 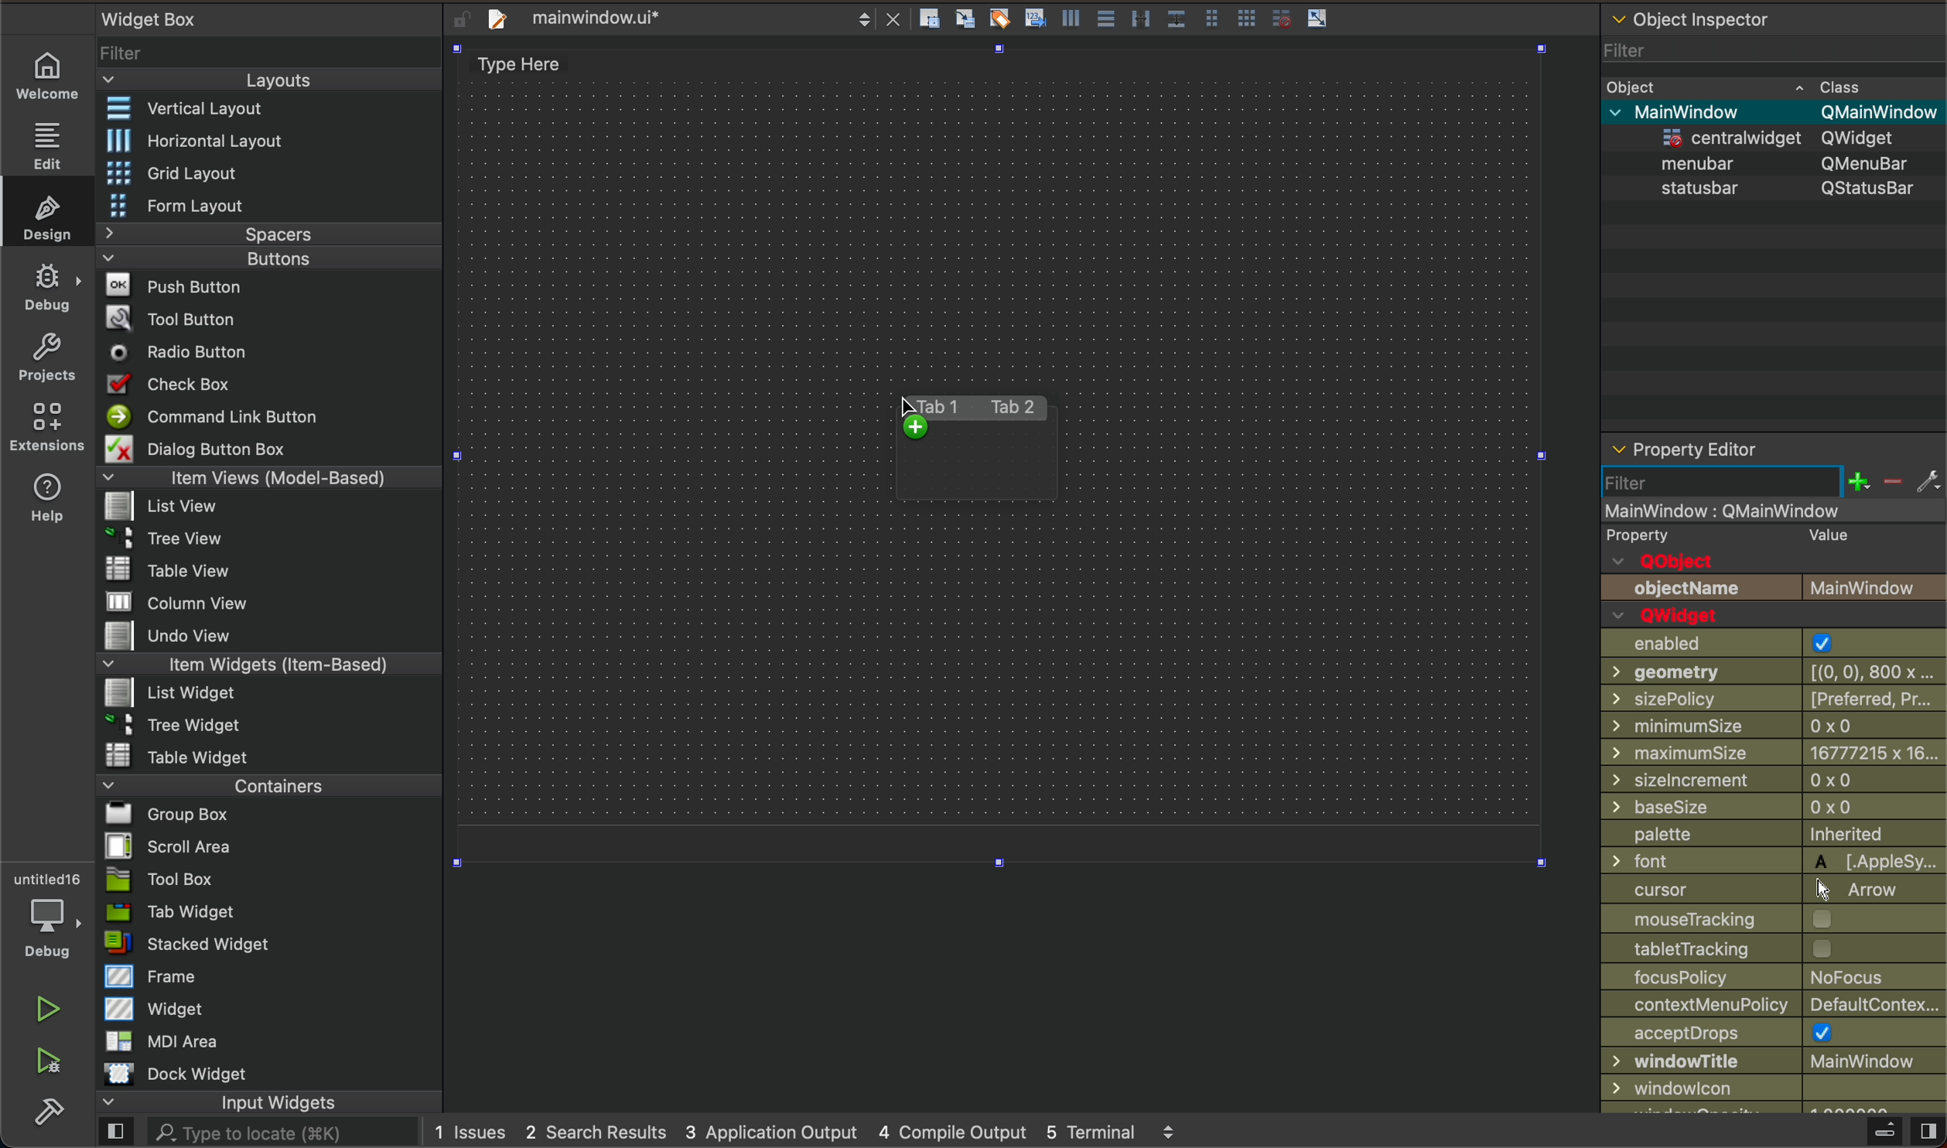 I want to click on Layouts, so click(x=270, y=80).